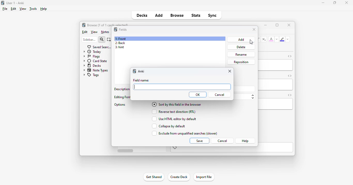 This screenshot has width=353, height=185. What do you see at coordinates (102, 40) in the screenshot?
I see `search` at bounding box center [102, 40].